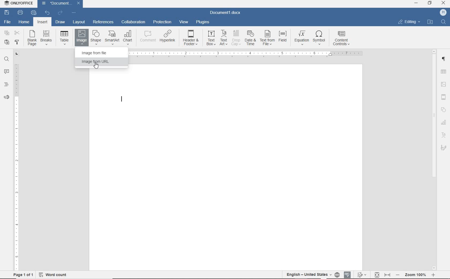  Describe the element at coordinates (443, 122) in the screenshot. I see `chart` at that location.